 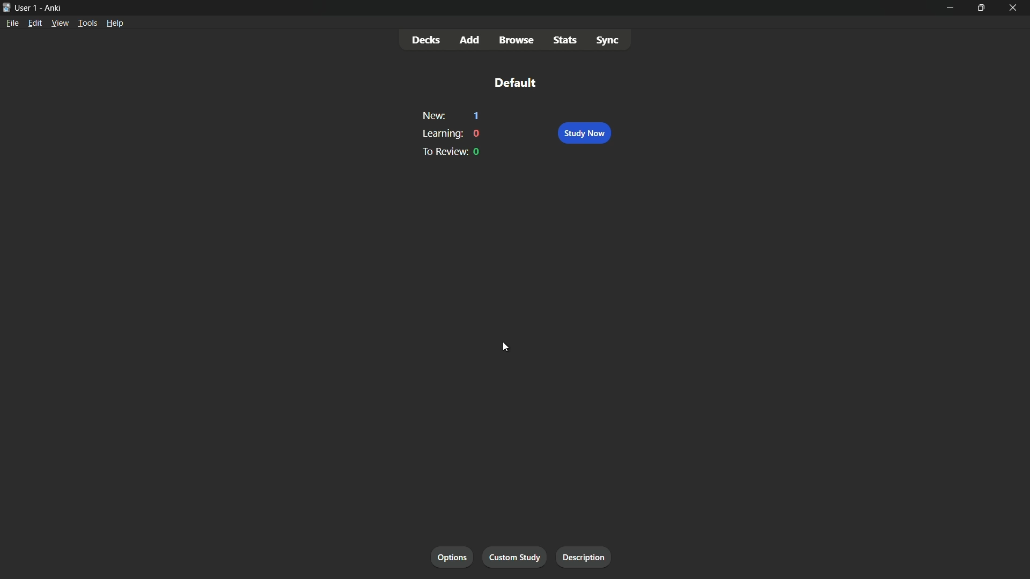 What do you see at coordinates (11, 23) in the screenshot?
I see `file` at bounding box center [11, 23].